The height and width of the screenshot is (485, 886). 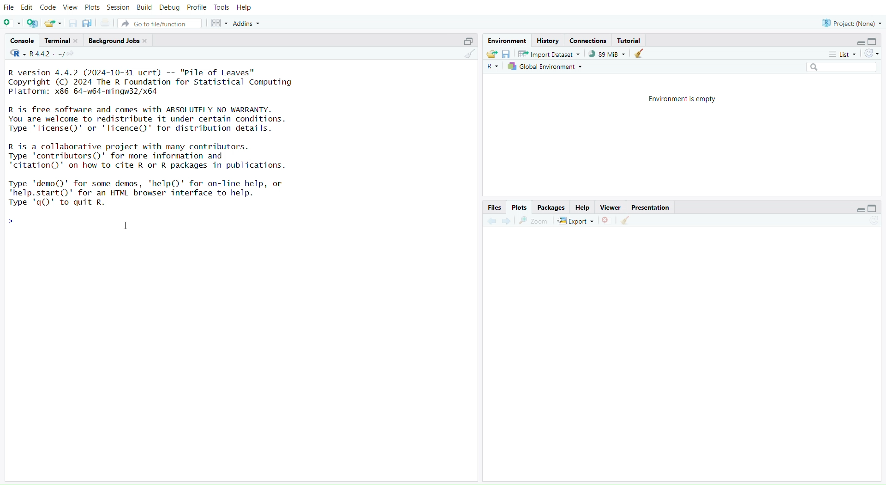 What do you see at coordinates (549, 40) in the screenshot?
I see `History` at bounding box center [549, 40].